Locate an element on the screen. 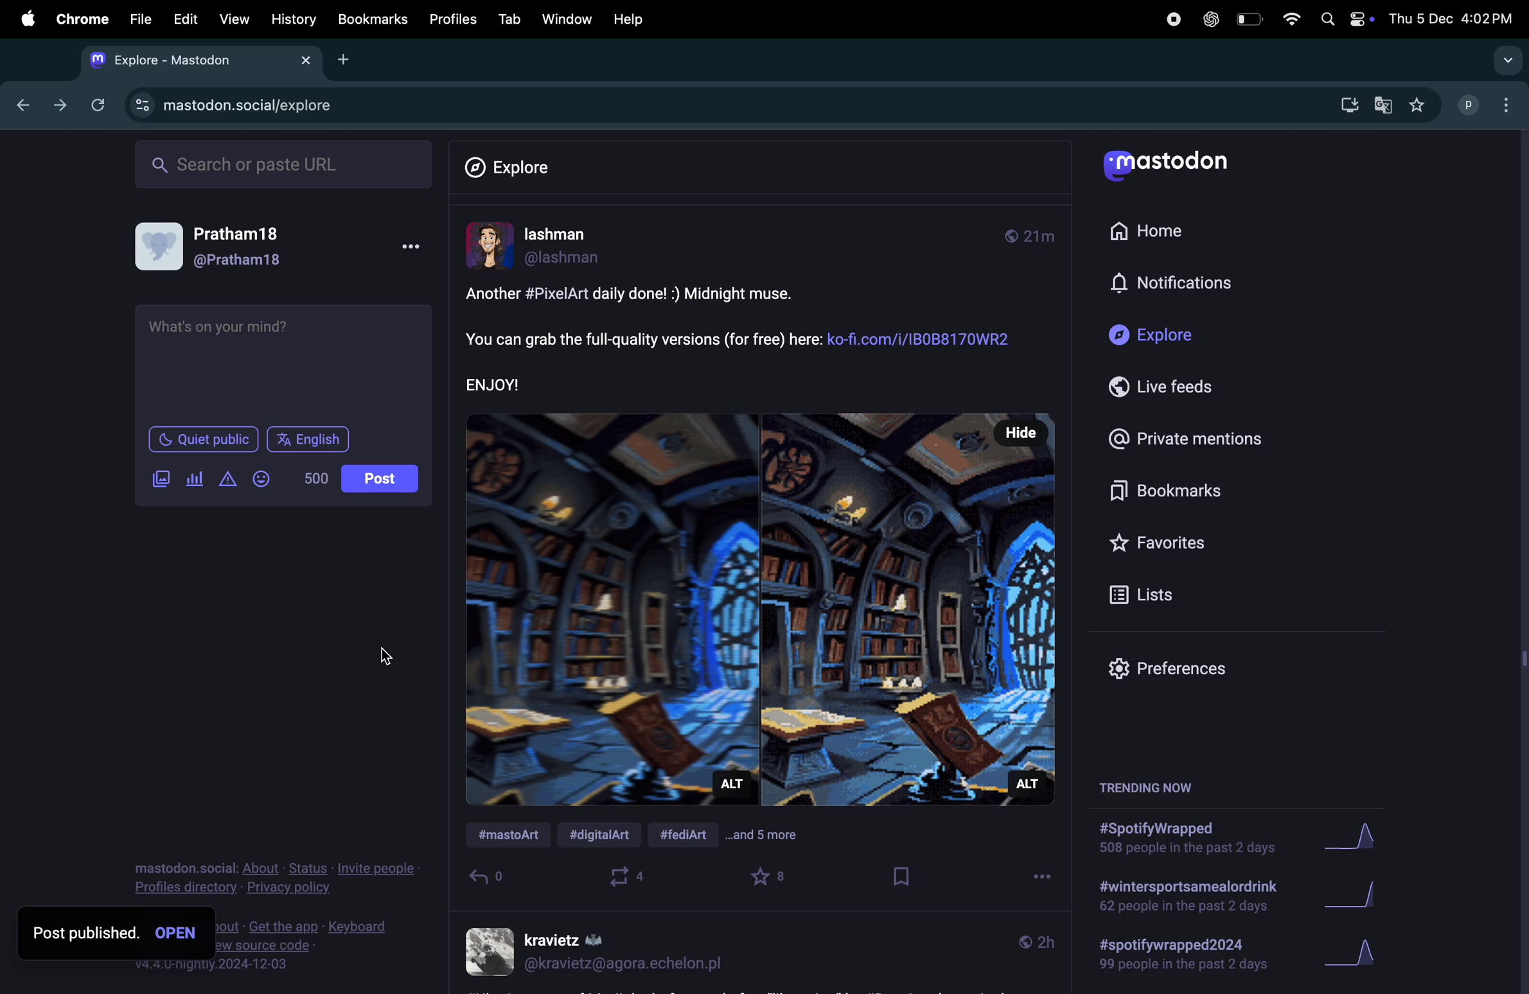 The image size is (1529, 994). post is located at coordinates (383, 478).